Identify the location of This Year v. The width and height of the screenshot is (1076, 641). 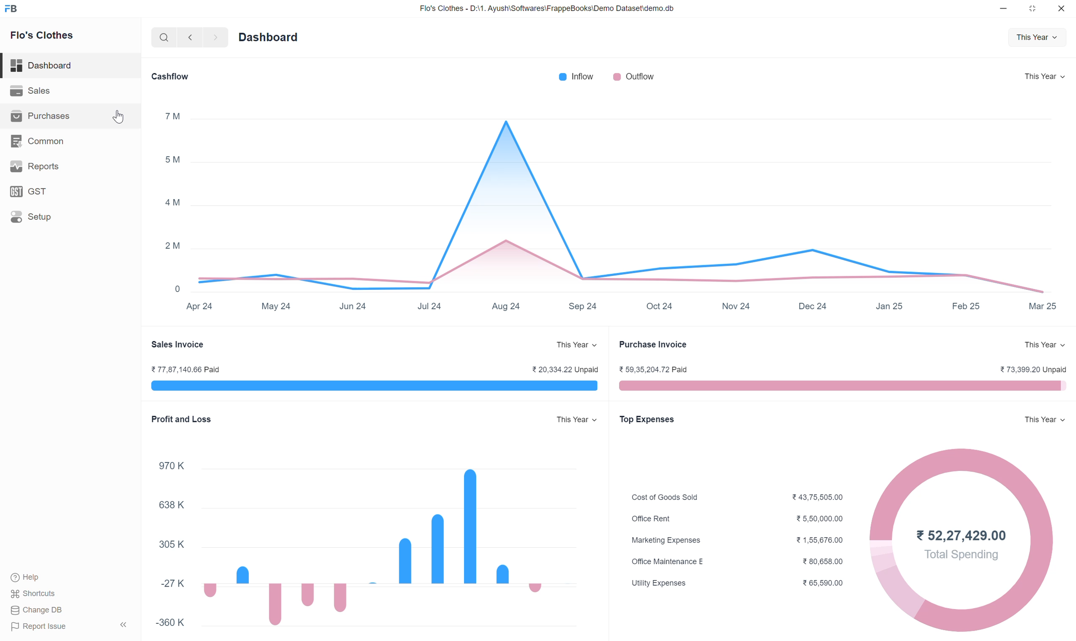
(570, 421).